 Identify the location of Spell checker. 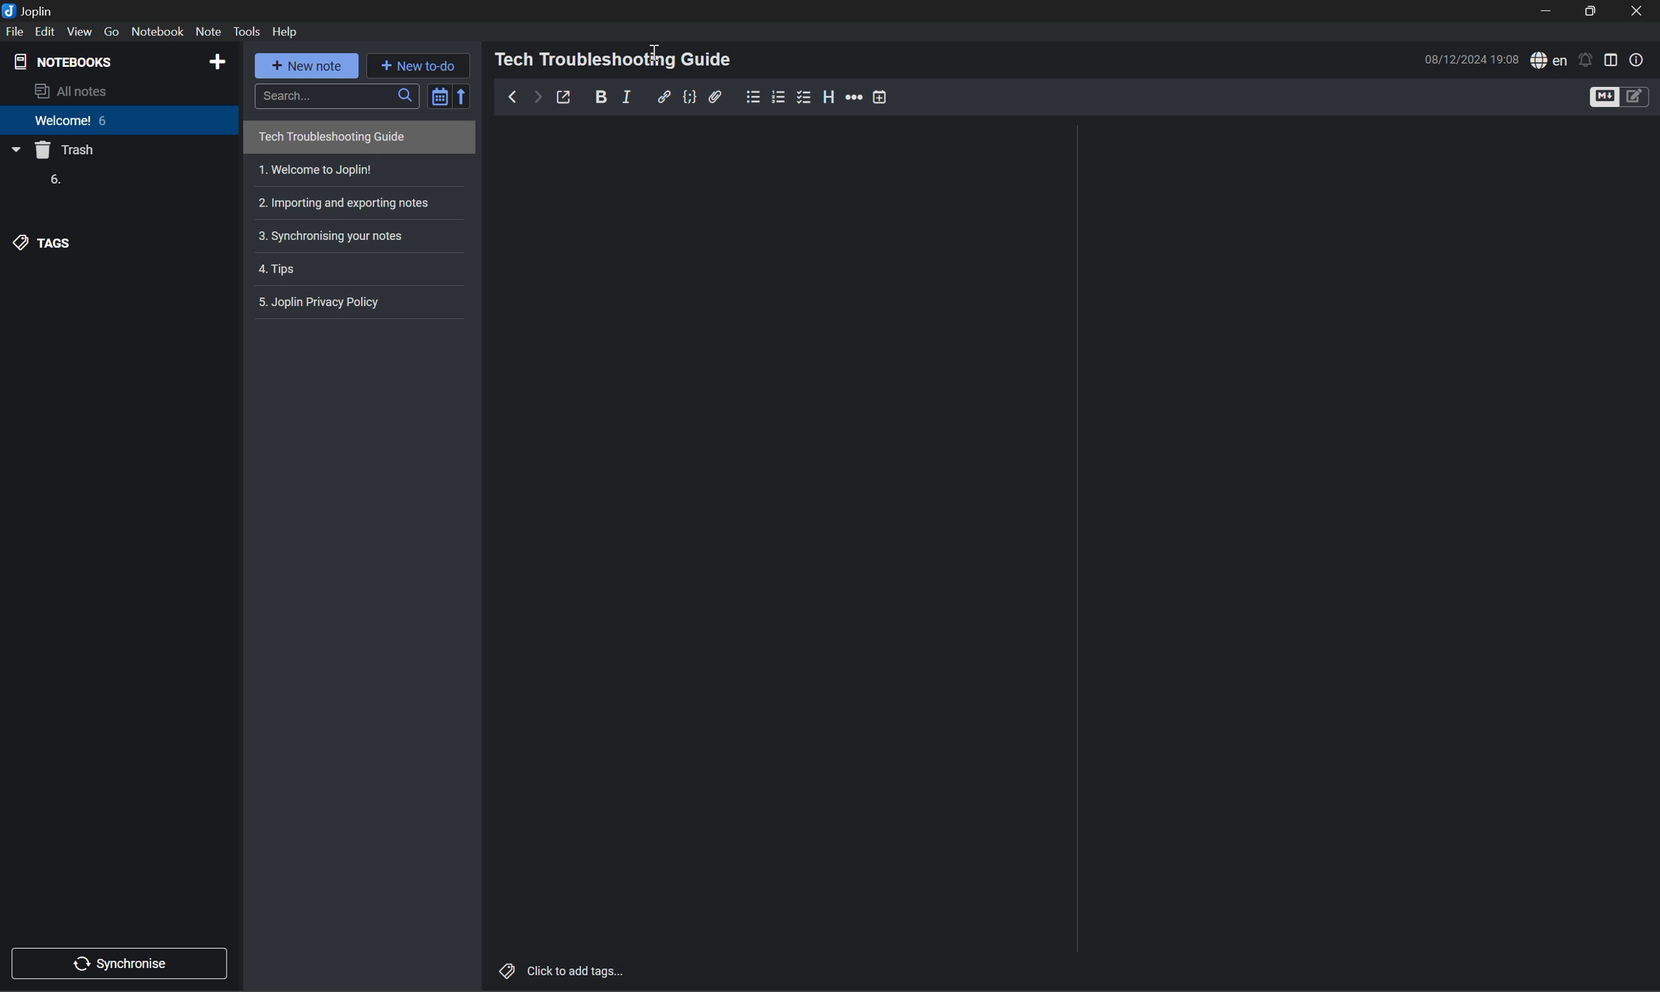
(1547, 60).